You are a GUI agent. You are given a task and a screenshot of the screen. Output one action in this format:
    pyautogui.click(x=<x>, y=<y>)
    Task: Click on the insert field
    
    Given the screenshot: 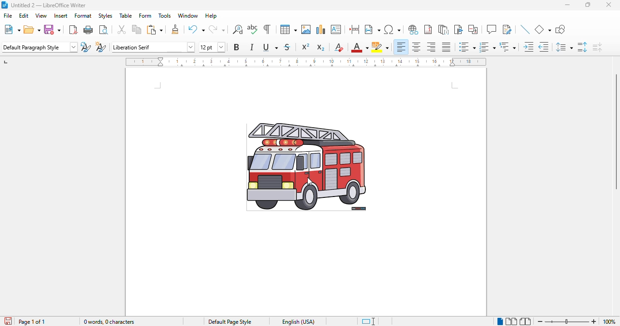 What is the action you would take?
    pyautogui.click(x=372, y=29)
    